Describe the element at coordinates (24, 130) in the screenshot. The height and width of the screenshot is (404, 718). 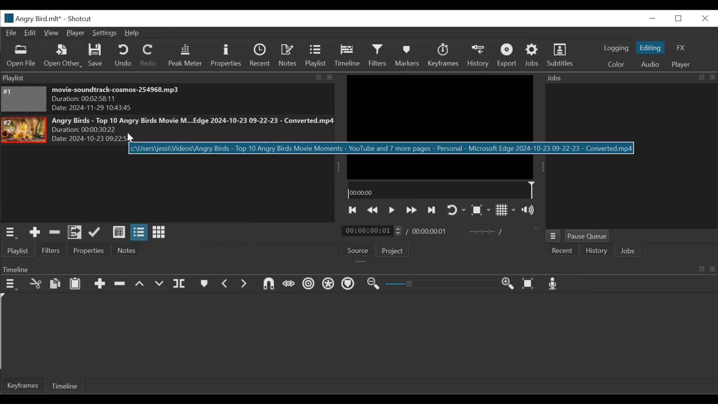
I see `Image` at that location.